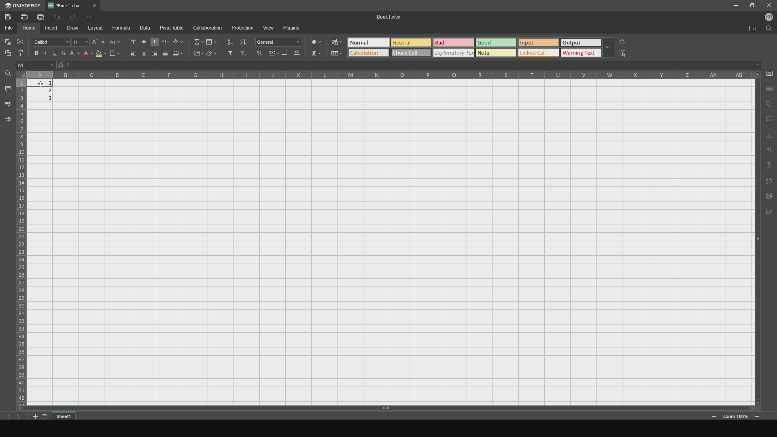 This screenshot has height=437, width=777. Describe the element at coordinates (79, 41) in the screenshot. I see `font size` at that location.